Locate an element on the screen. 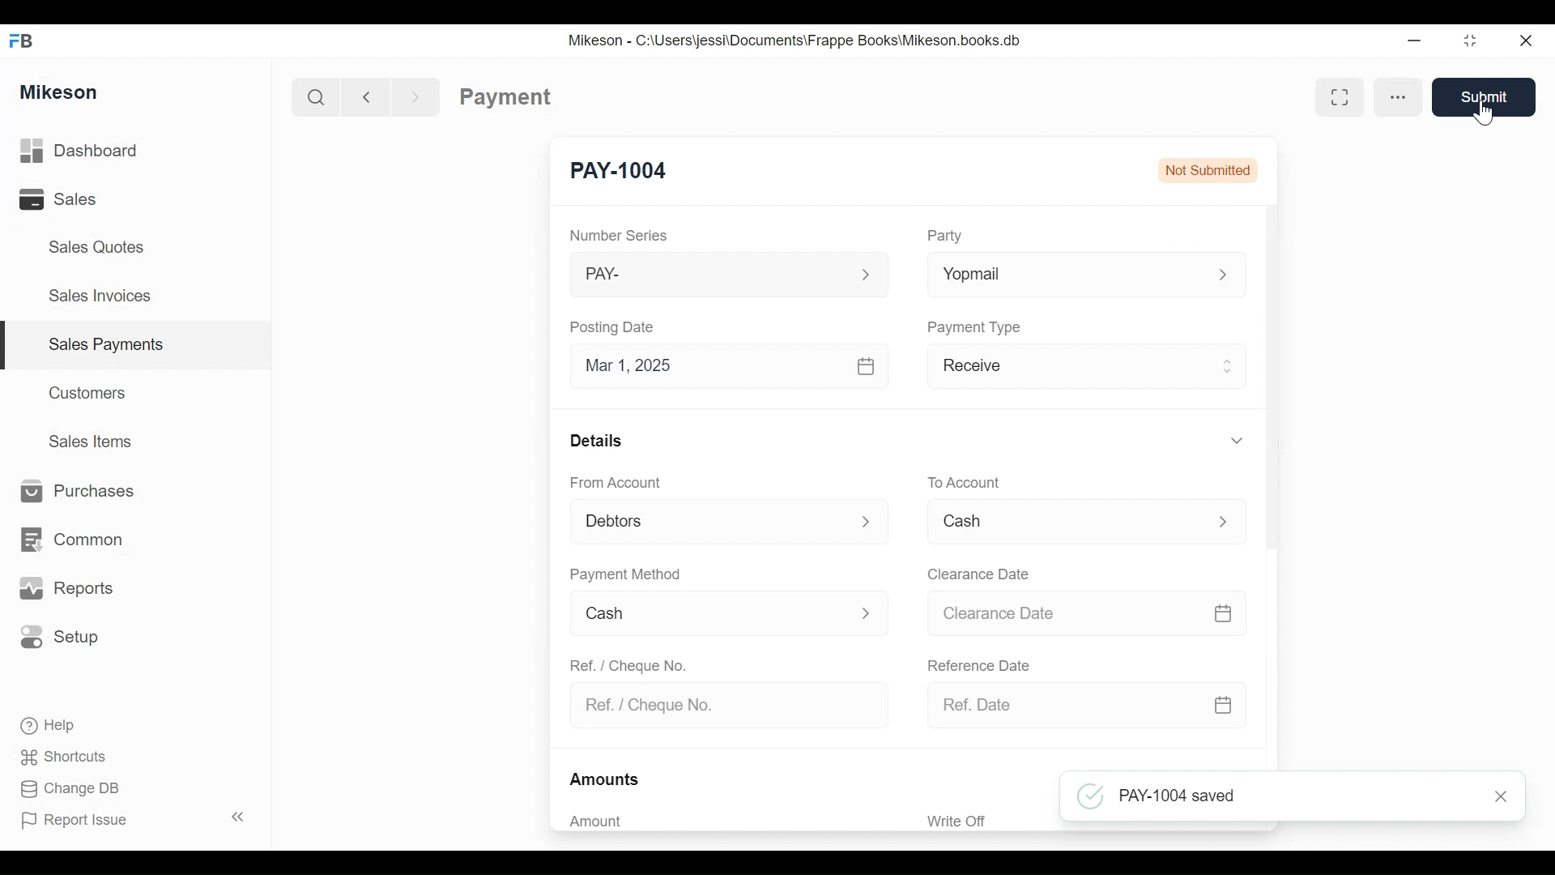 The width and height of the screenshot is (1555, 875). Collapse is located at coordinates (241, 818).